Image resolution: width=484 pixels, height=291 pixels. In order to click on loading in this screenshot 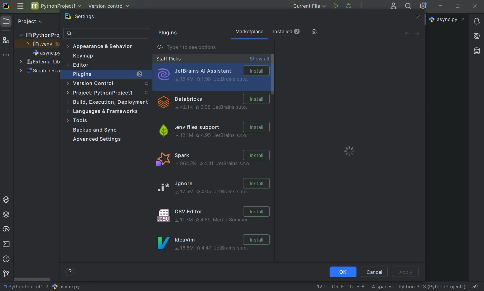, I will do `click(351, 151)`.